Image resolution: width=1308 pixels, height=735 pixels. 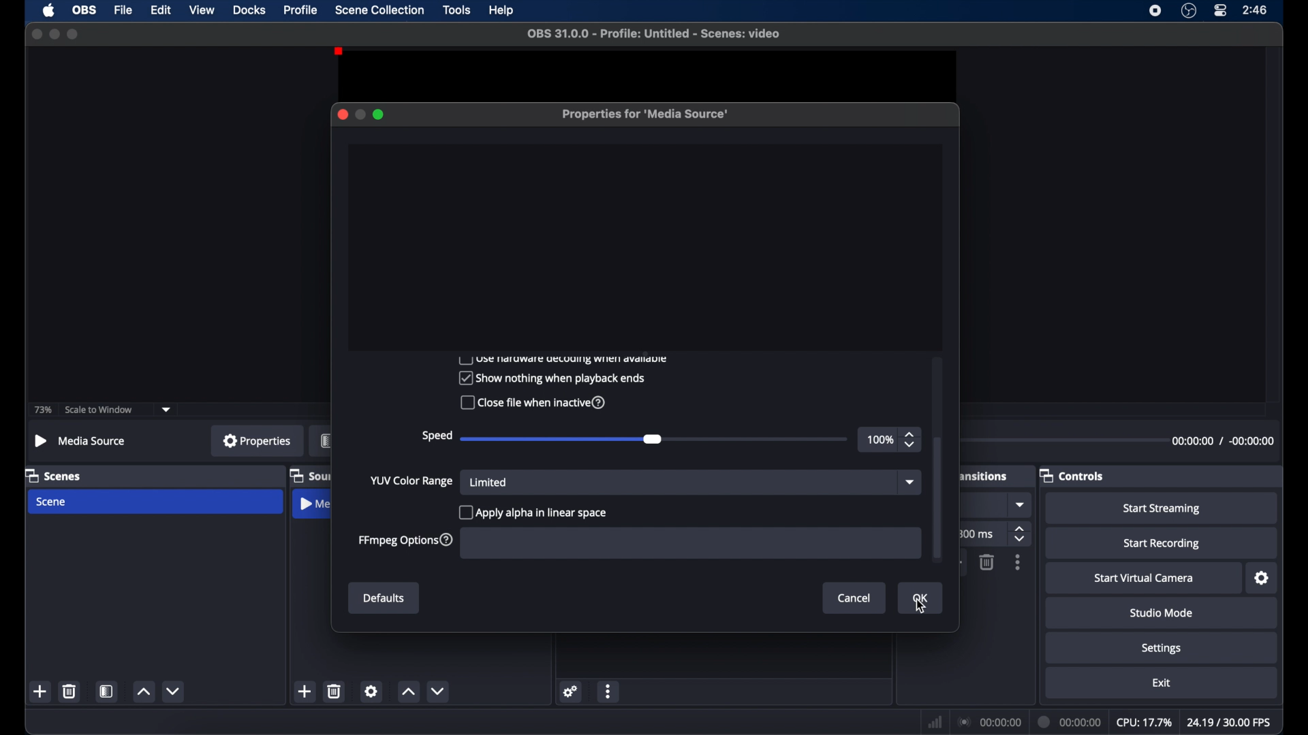 I want to click on duration, so click(x=1223, y=440).